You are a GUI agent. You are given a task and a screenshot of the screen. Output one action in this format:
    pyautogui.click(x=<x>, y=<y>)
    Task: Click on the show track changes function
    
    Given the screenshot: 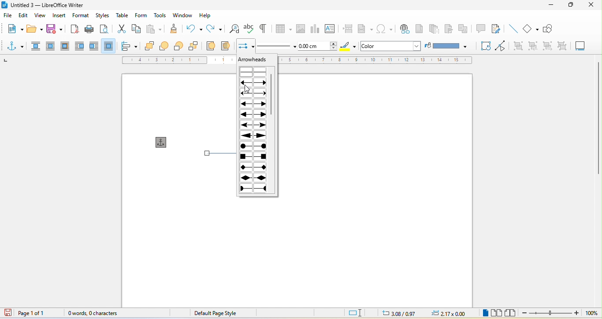 What is the action you would take?
    pyautogui.click(x=497, y=30)
    